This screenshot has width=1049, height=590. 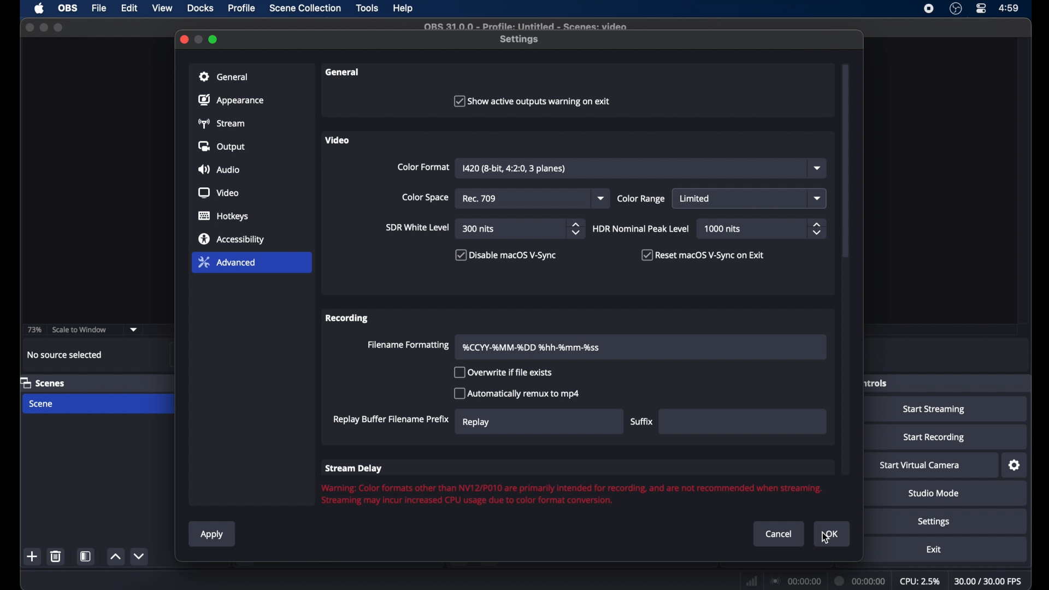 What do you see at coordinates (722, 229) in the screenshot?
I see `1000 nits` at bounding box center [722, 229].